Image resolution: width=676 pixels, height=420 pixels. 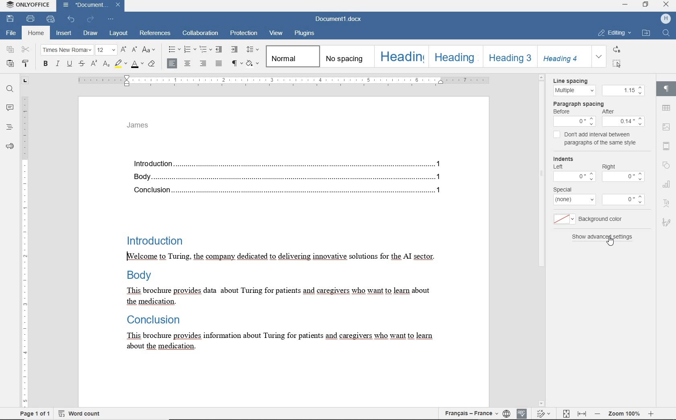 What do you see at coordinates (567, 158) in the screenshot?
I see `indents` at bounding box center [567, 158].